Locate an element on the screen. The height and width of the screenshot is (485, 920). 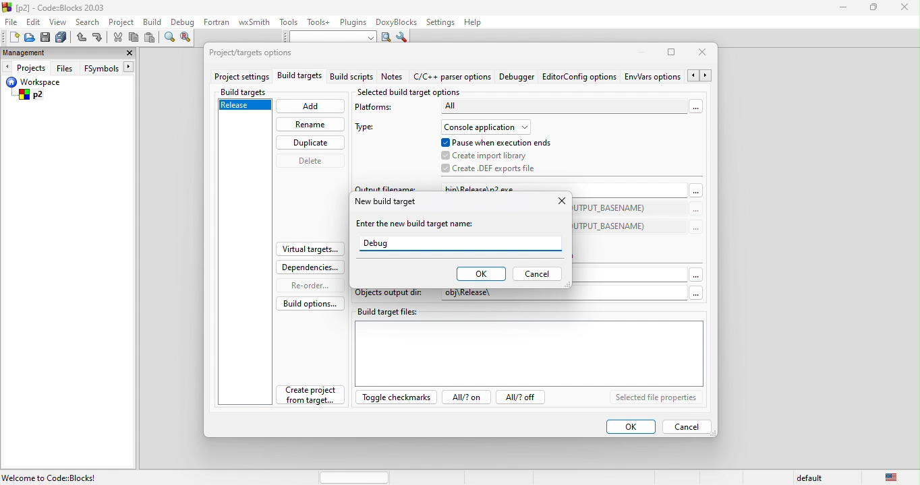
ok is located at coordinates (480, 274).